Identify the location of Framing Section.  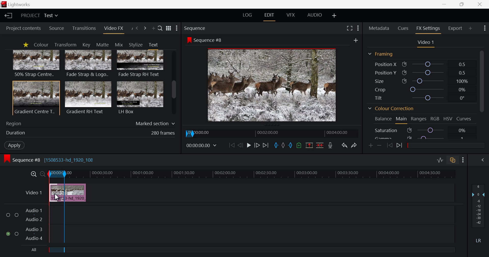
(383, 54).